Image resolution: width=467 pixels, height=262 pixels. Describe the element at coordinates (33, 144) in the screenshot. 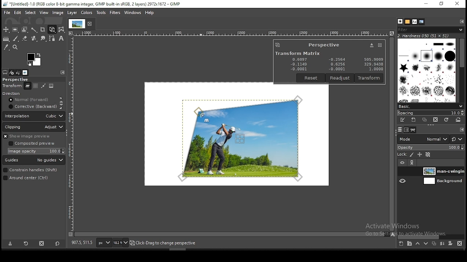

I see `composite preview` at that location.